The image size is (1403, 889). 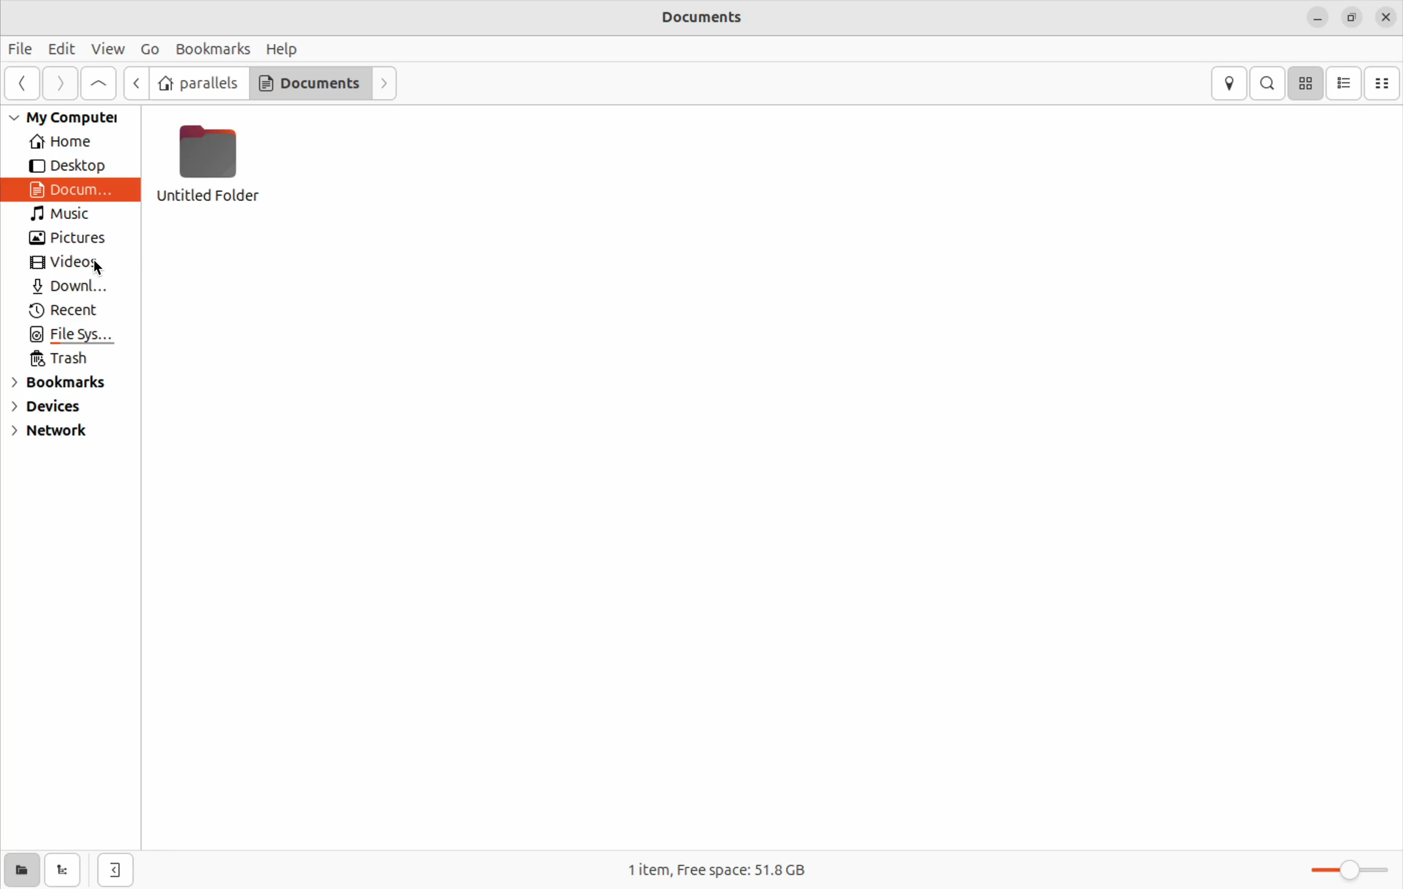 What do you see at coordinates (68, 313) in the screenshot?
I see `Recent` at bounding box center [68, 313].